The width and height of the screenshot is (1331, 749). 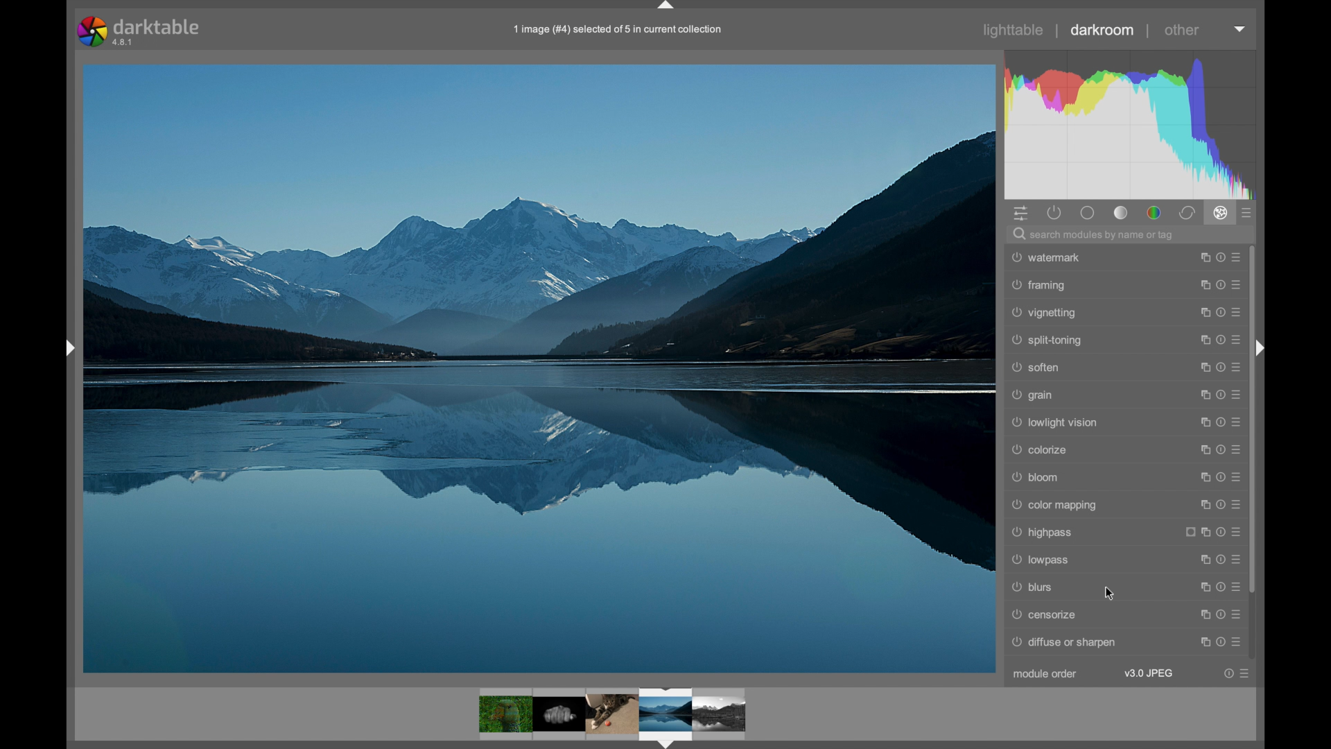 What do you see at coordinates (1103, 30) in the screenshot?
I see `darkroom` at bounding box center [1103, 30].